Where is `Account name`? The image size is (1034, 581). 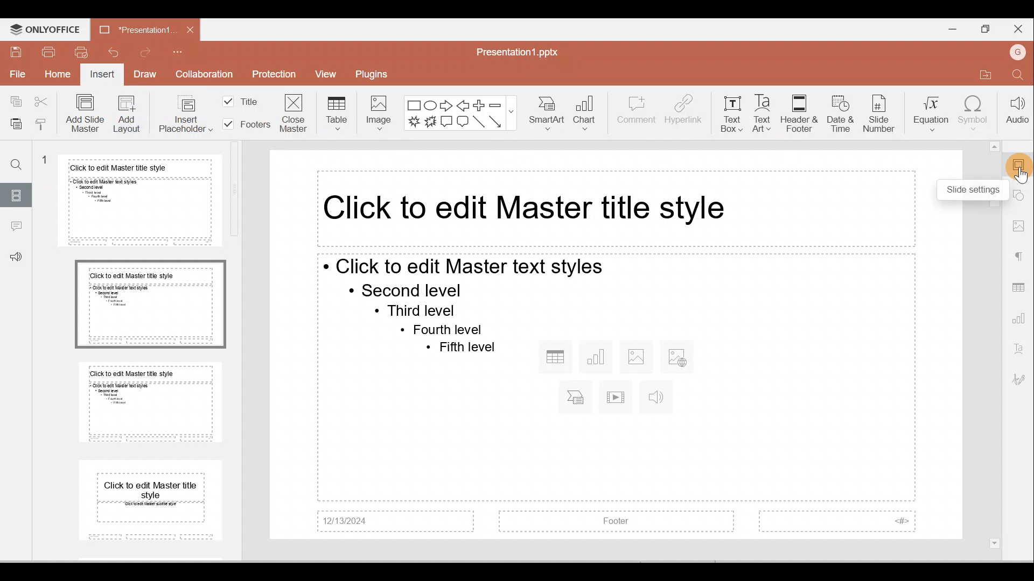
Account name is located at coordinates (1020, 52).